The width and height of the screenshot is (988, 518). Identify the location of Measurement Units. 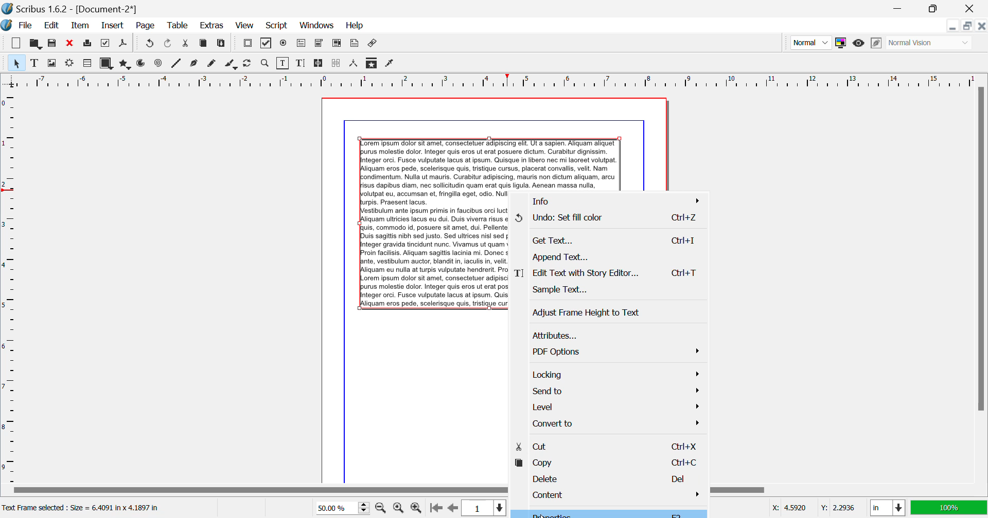
(888, 509).